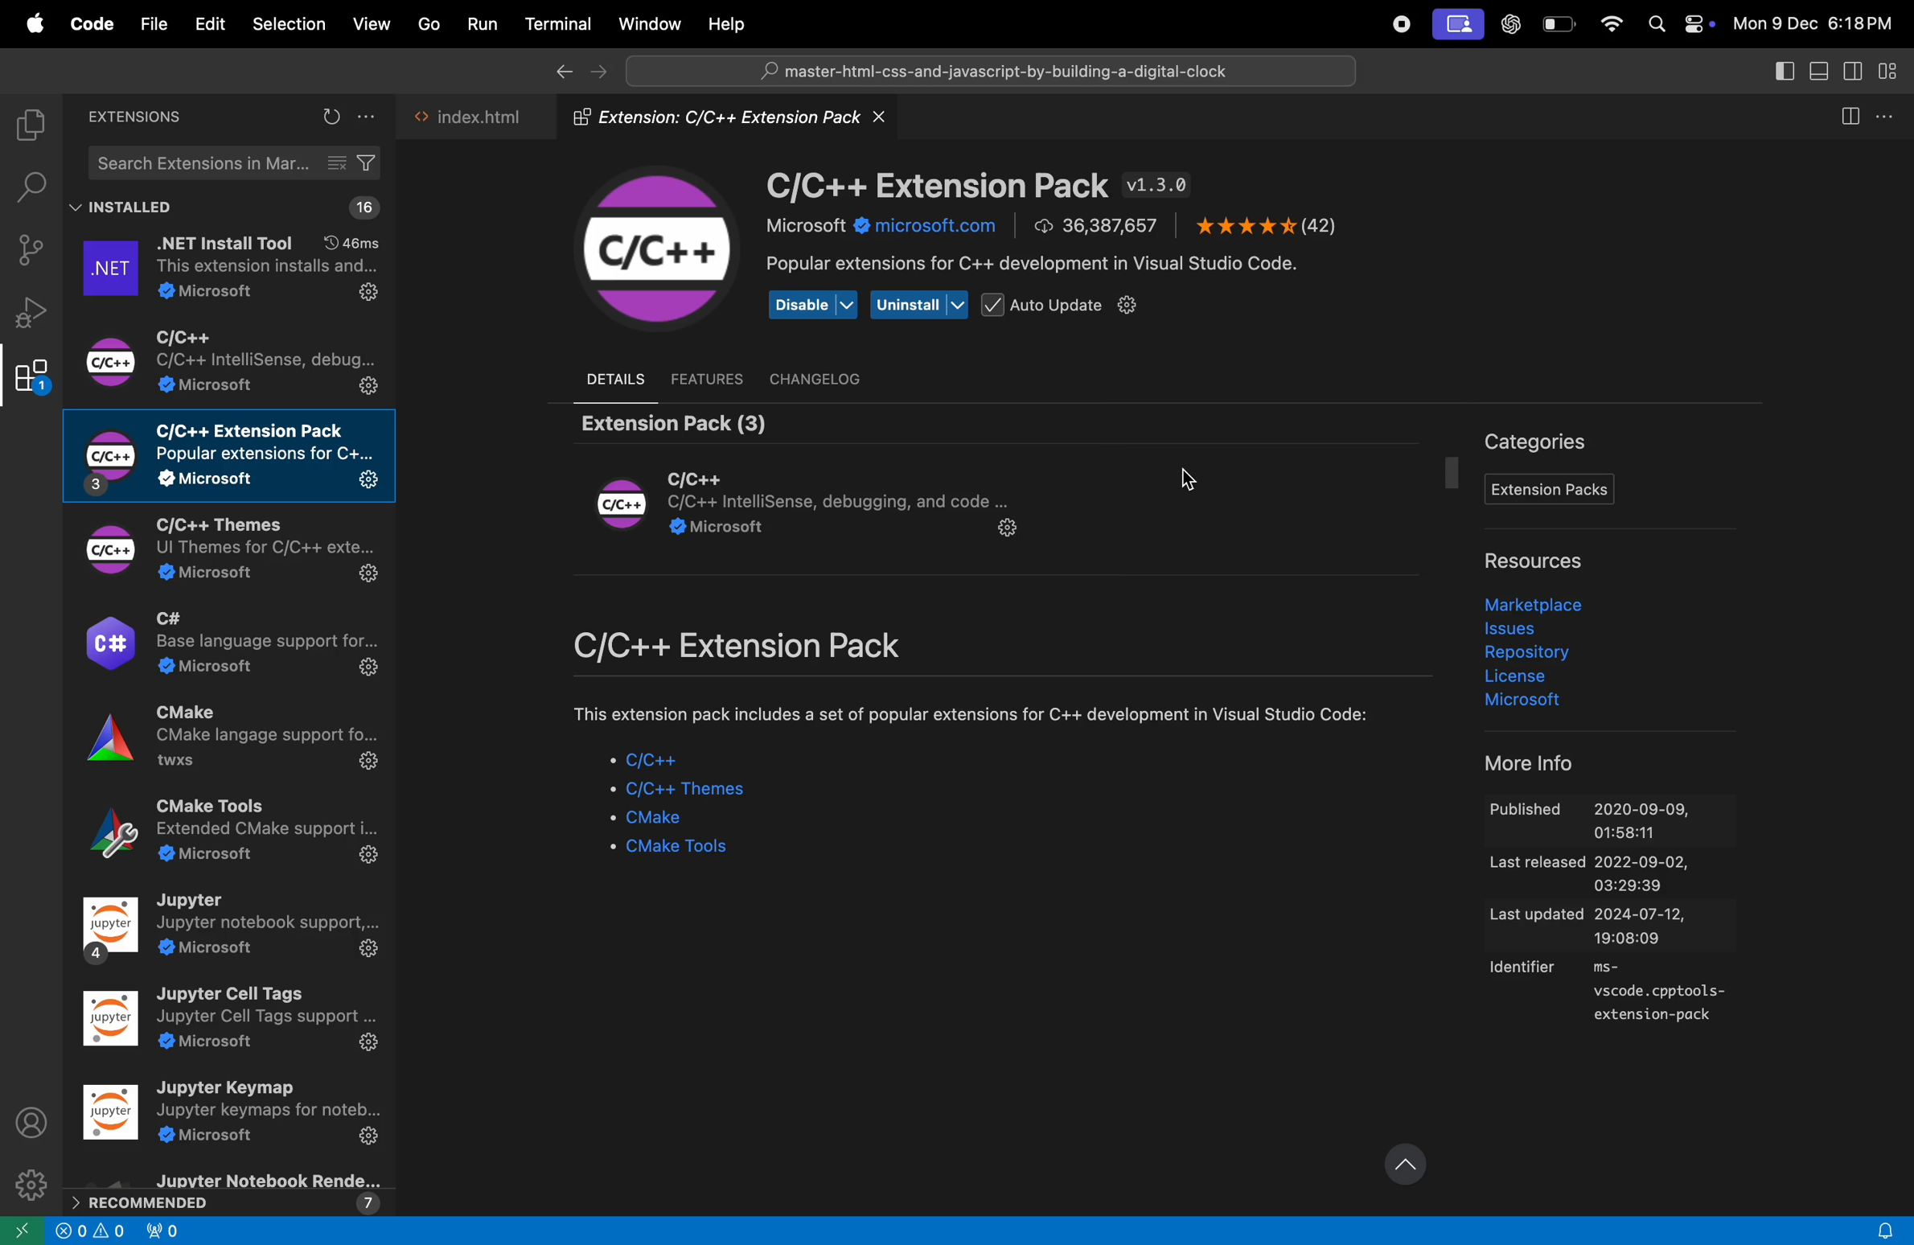  Describe the element at coordinates (31, 312) in the screenshot. I see `debug` at that location.